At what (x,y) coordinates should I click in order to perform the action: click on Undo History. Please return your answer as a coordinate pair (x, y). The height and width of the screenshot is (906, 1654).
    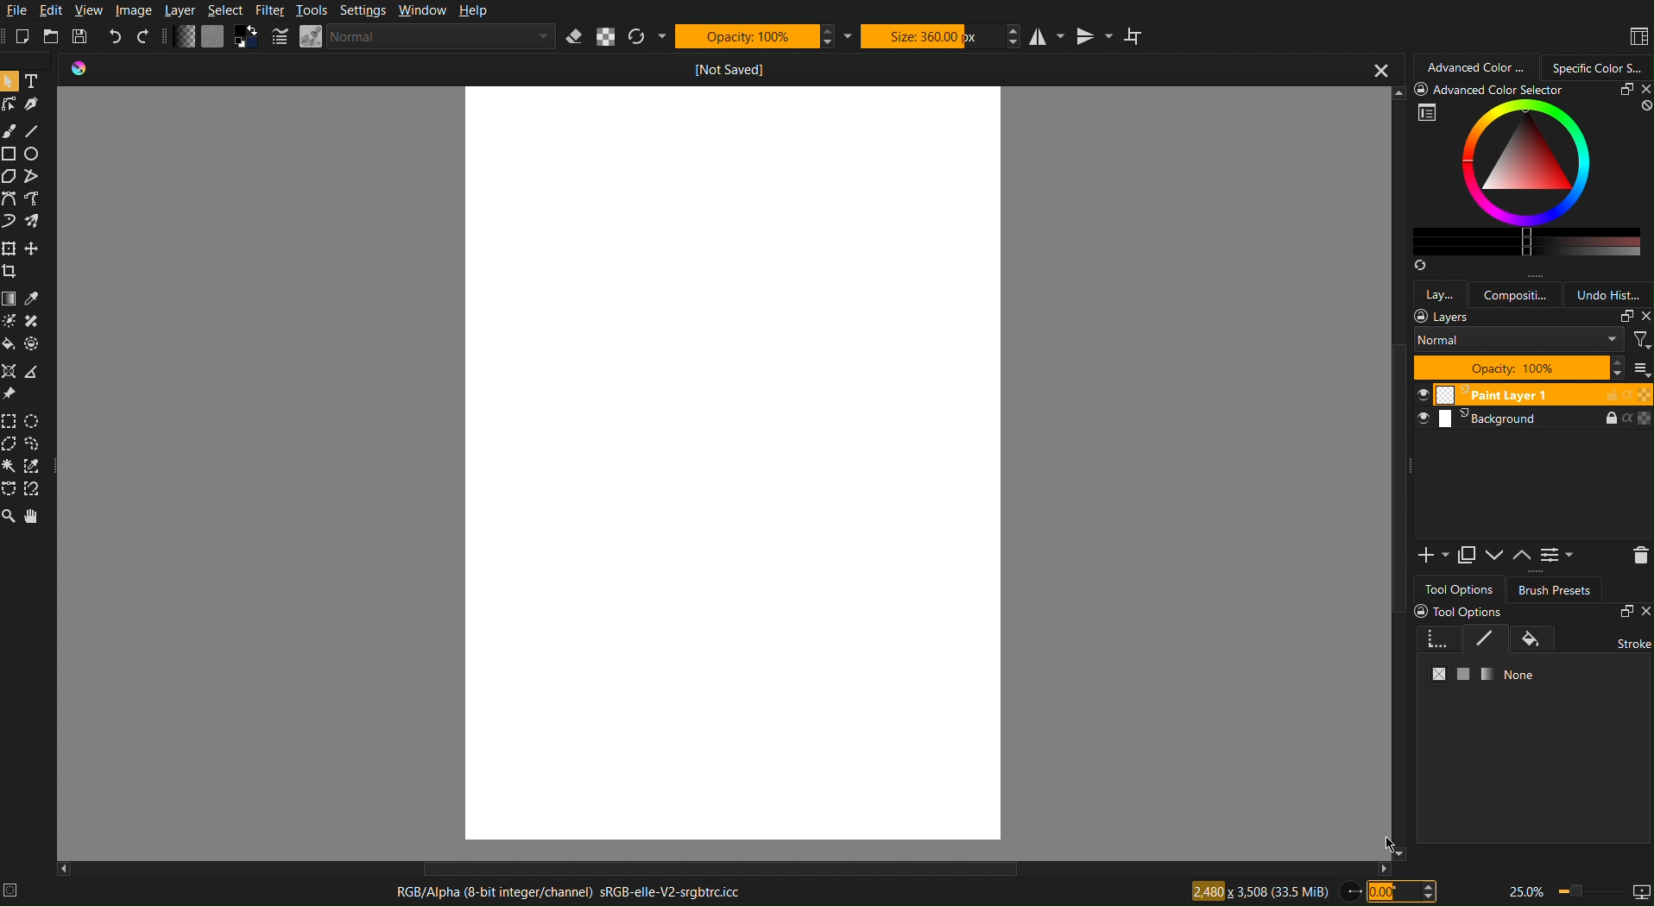
    Looking at the image, I should click on (1607, 293).